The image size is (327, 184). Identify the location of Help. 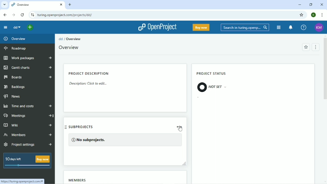
(304, 28).